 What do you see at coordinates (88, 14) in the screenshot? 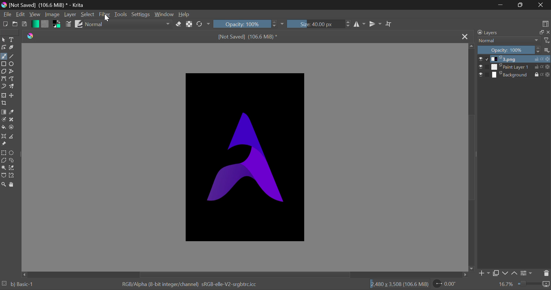
I see `Select` at bounding box center [88, 14].